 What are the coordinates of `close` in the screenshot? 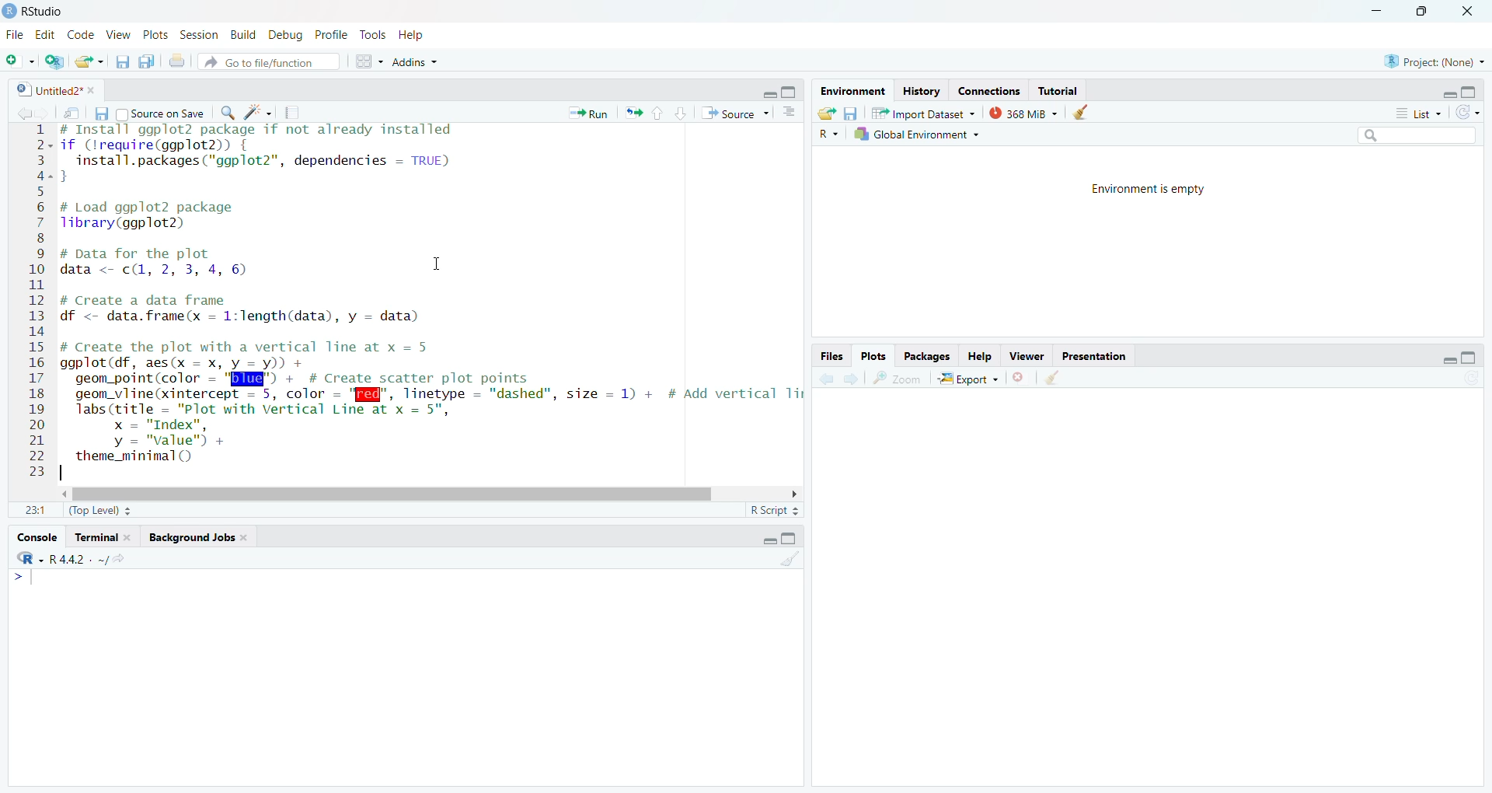 It's located at (1473, 12).